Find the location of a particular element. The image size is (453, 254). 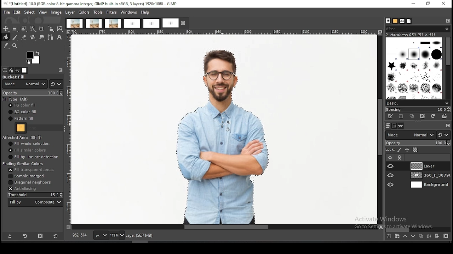

paths tool is located at coordinates (51, 38).